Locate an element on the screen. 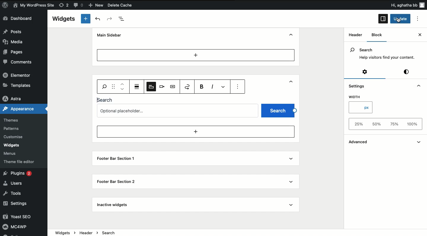  Customise is located at coordinates (15, 136).